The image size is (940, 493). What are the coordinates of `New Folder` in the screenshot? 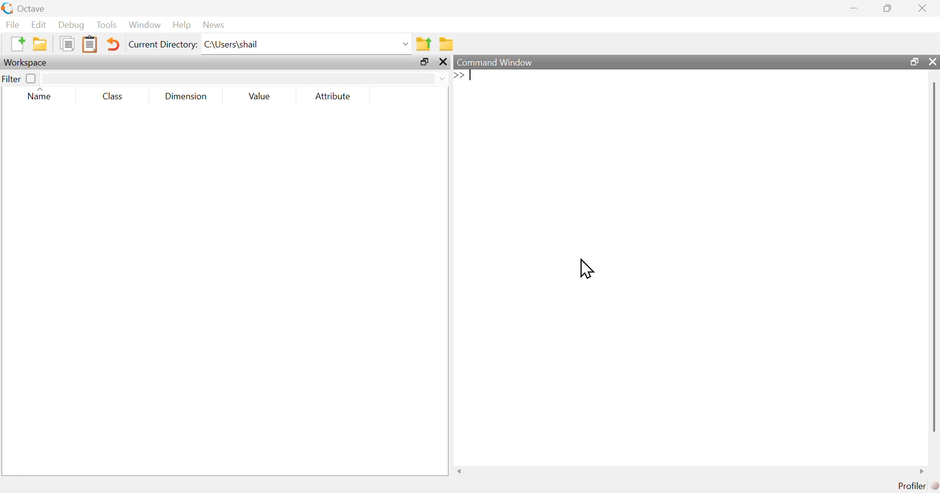 It's located at (40, 44).